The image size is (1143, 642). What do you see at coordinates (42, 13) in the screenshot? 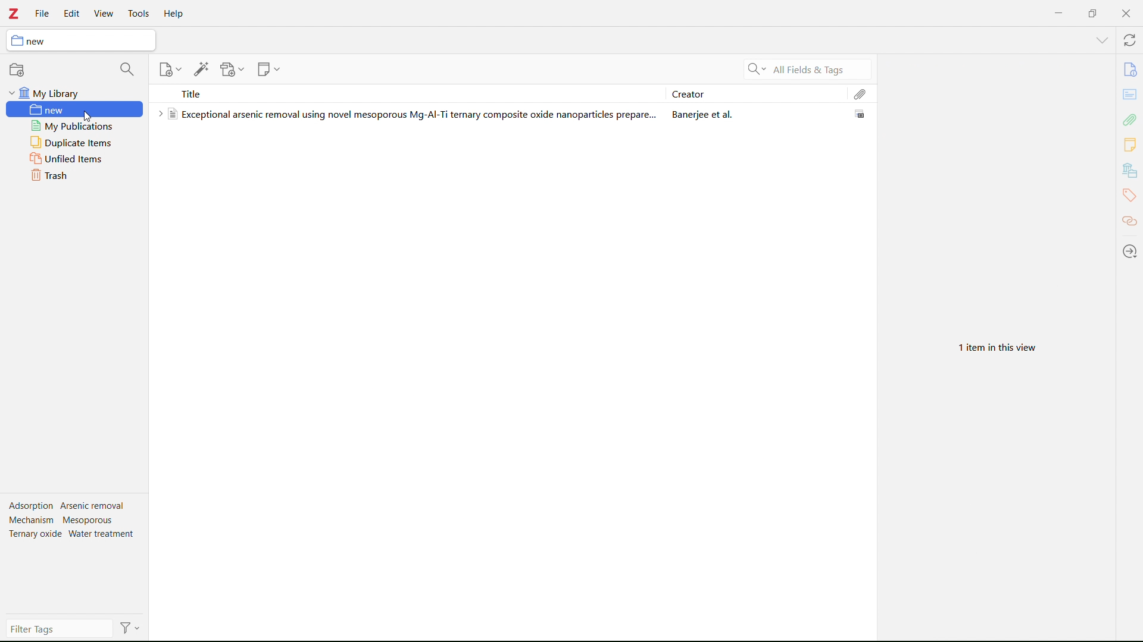
I see `file` at bounding box center [42, 13].